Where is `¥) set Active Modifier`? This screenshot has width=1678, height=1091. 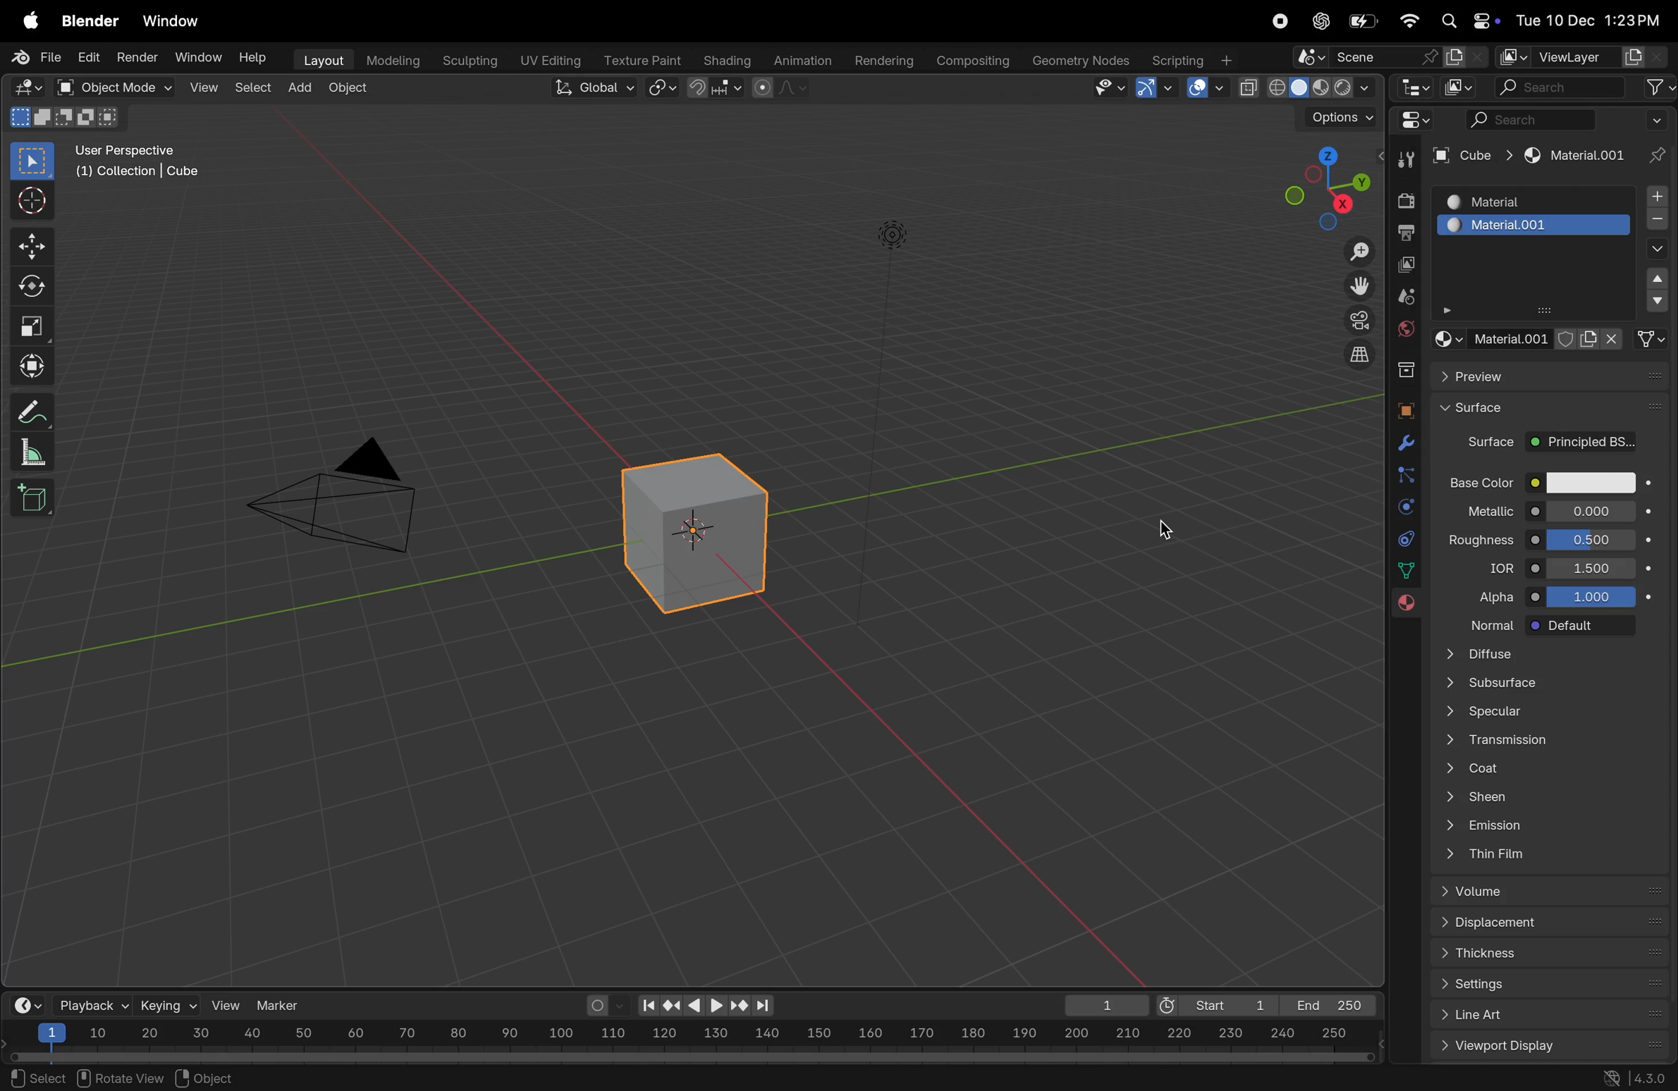
¥) set Active Modifier is located at coordinates (66, 1077).